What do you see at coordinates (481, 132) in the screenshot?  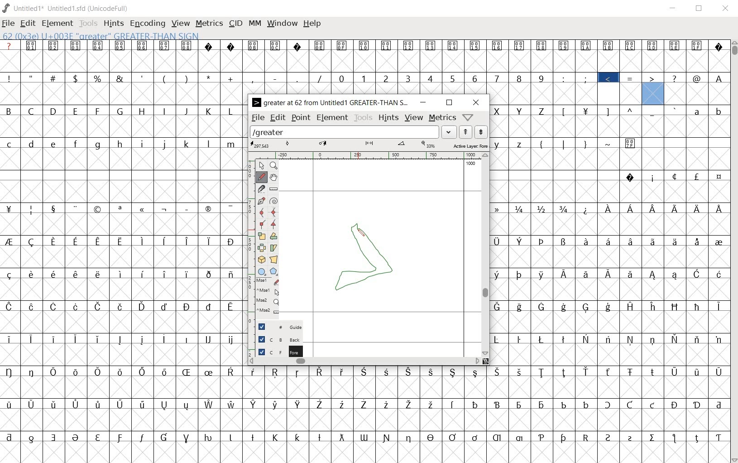 I see `show the previous word on the list` at bounding box center [481, 132].